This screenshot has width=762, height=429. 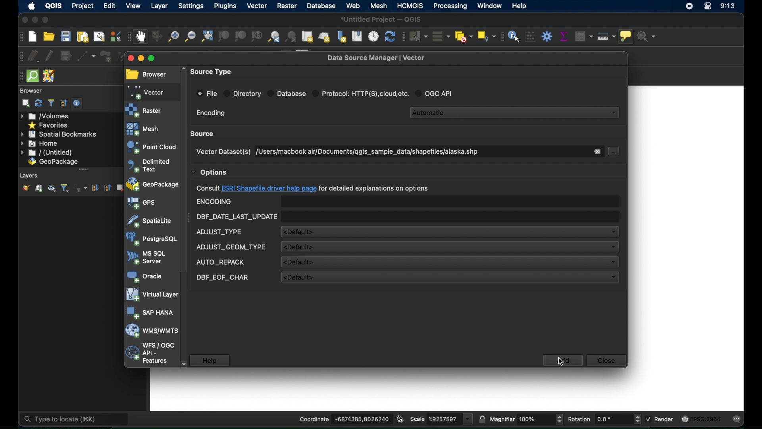 I want to click on filter legend, so click(x=66, y=188).